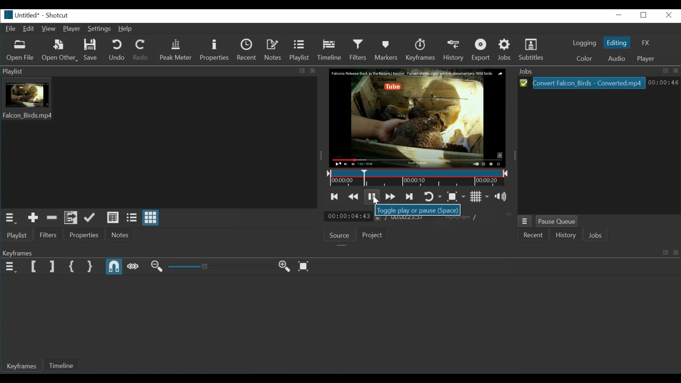 The width and height of the screenshot is (681, 383). Describe the element at coordinates (52, 218) in the screenshot. I see `Remove cut` at that location.